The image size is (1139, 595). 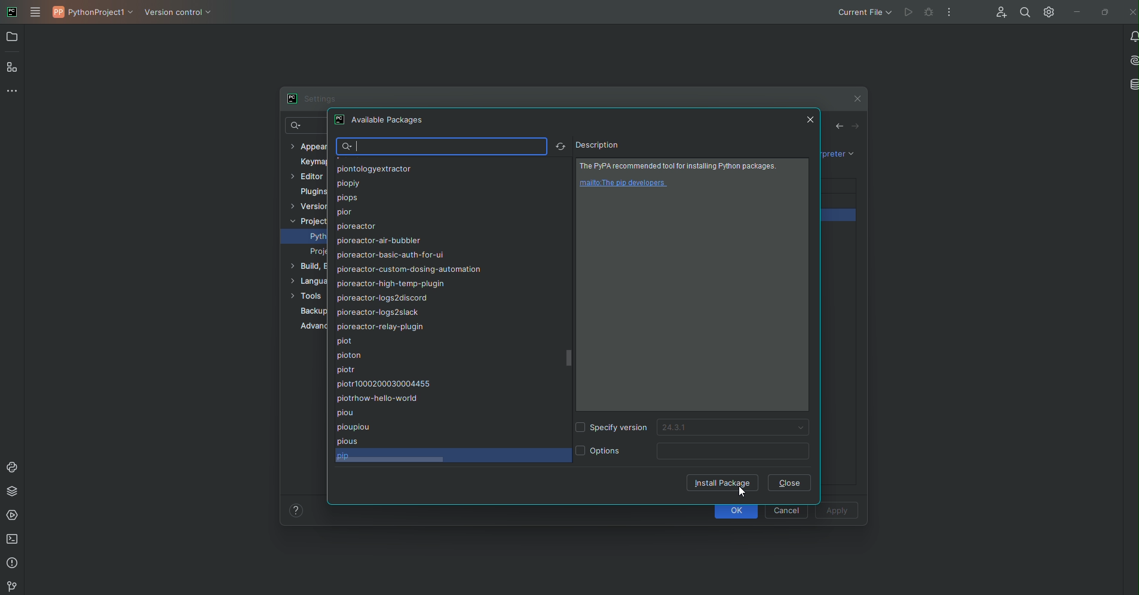 What do you see at coordinates (308, 146) in the screenshot?
I see `Appearance and behavior` at bounding box center [308, 146].